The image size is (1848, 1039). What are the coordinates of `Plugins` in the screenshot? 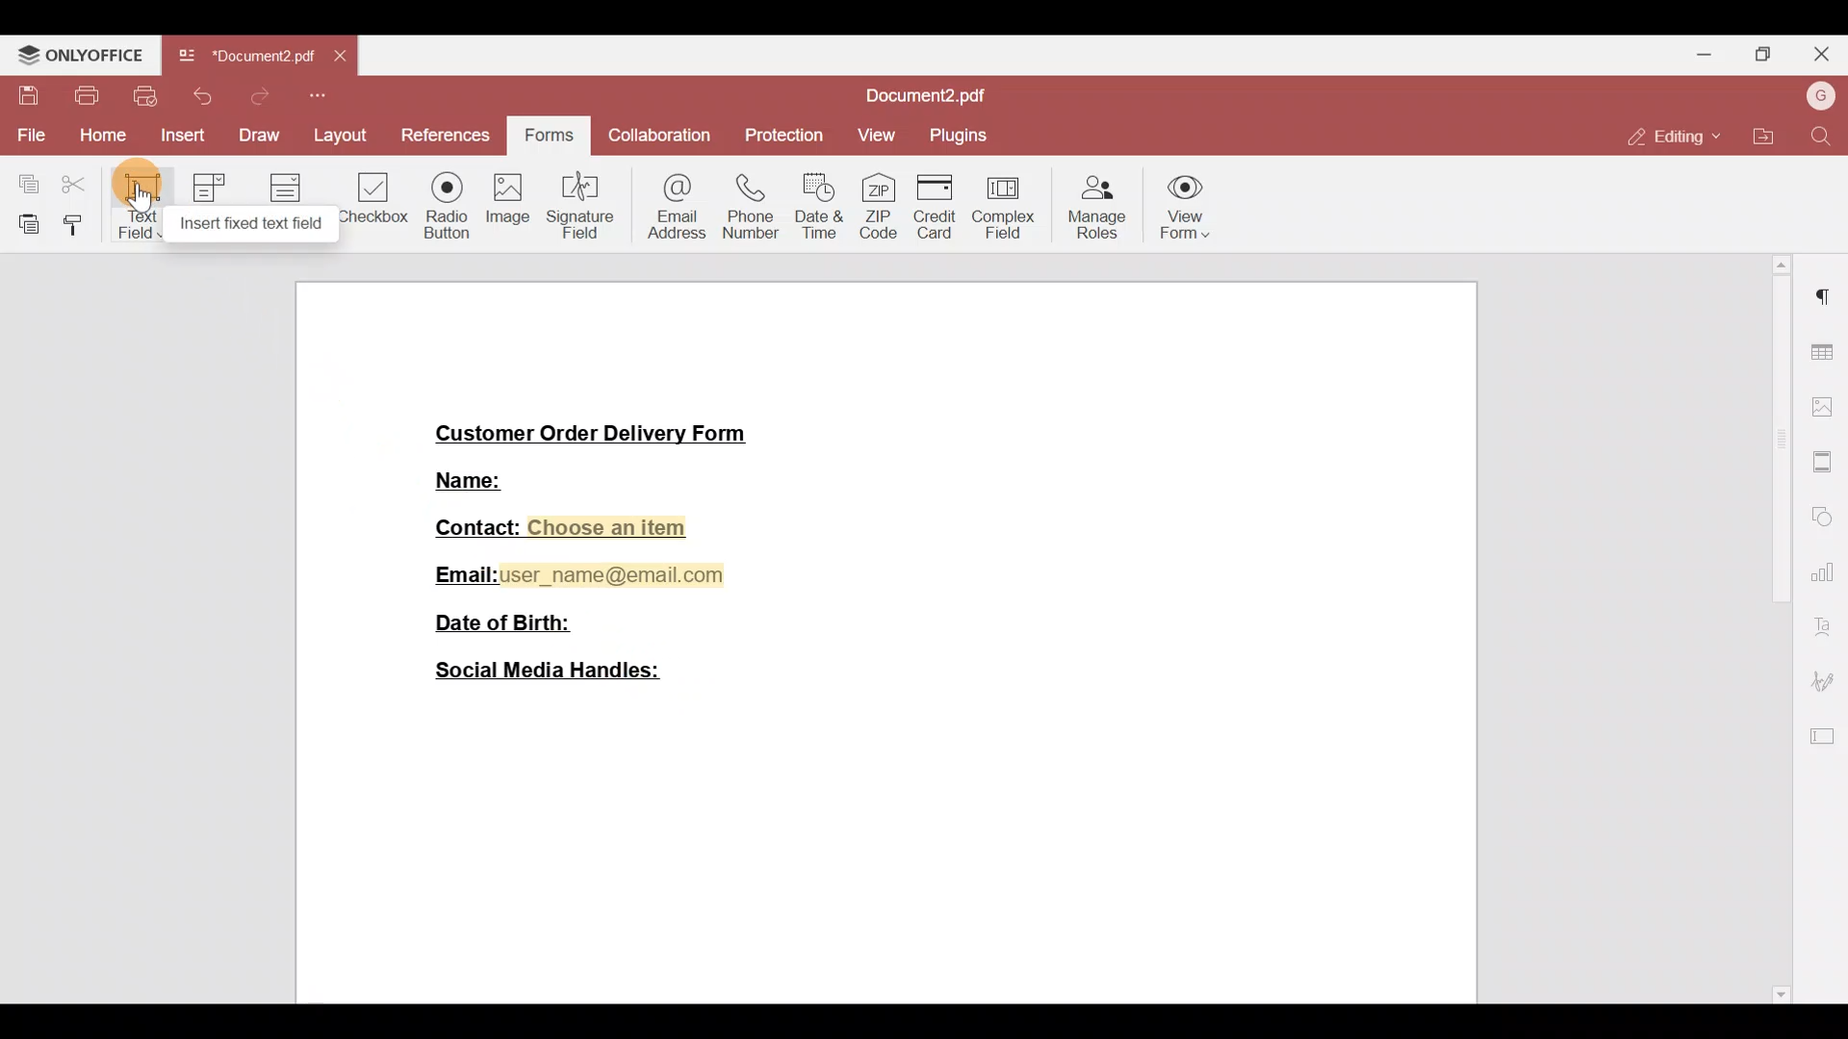 It's located at (960, 136).